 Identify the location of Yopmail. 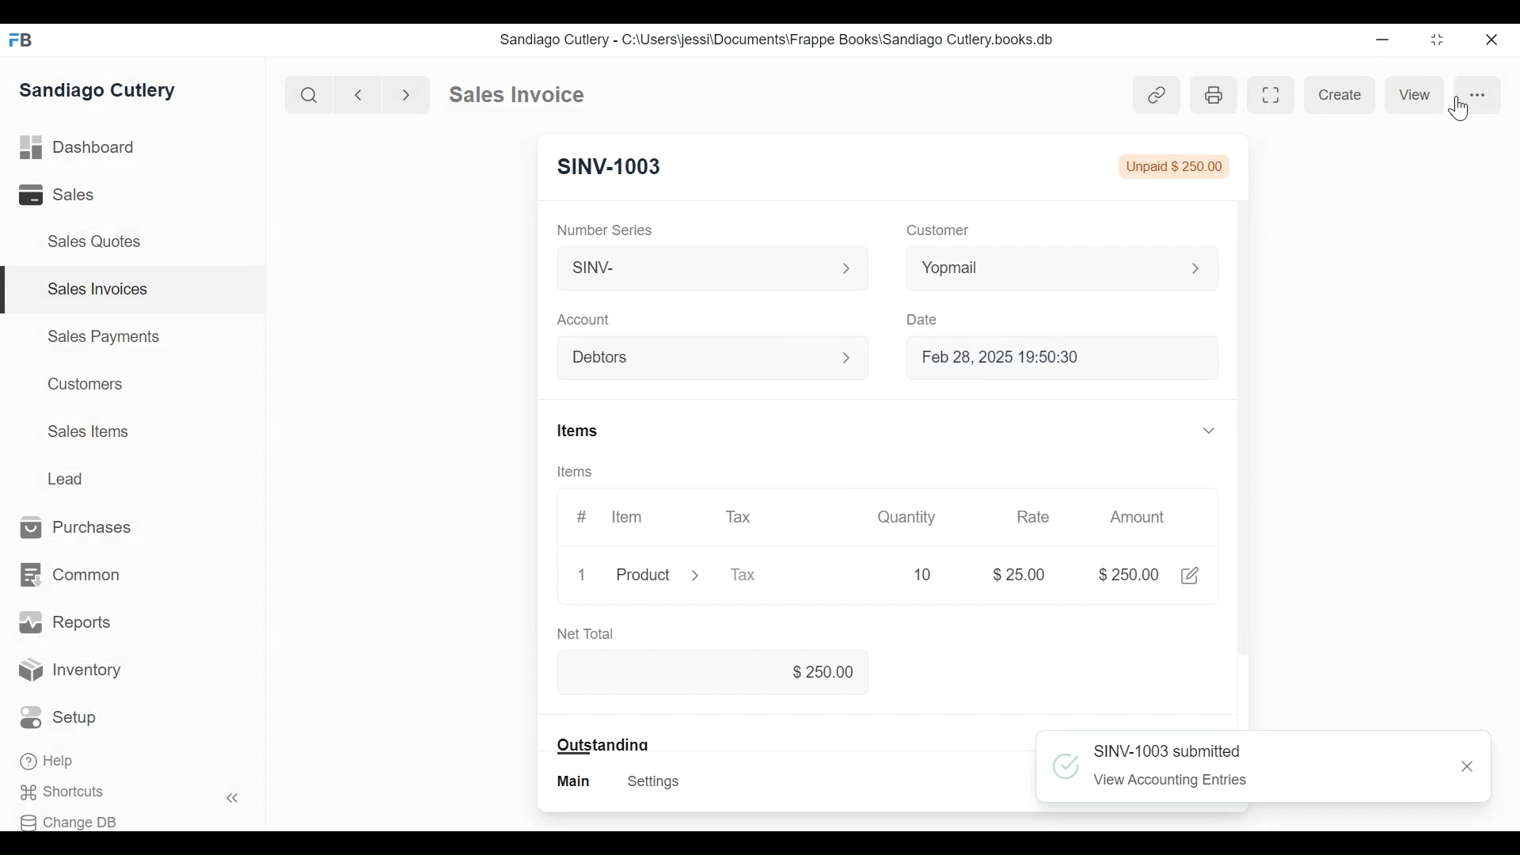
(1062, 268).